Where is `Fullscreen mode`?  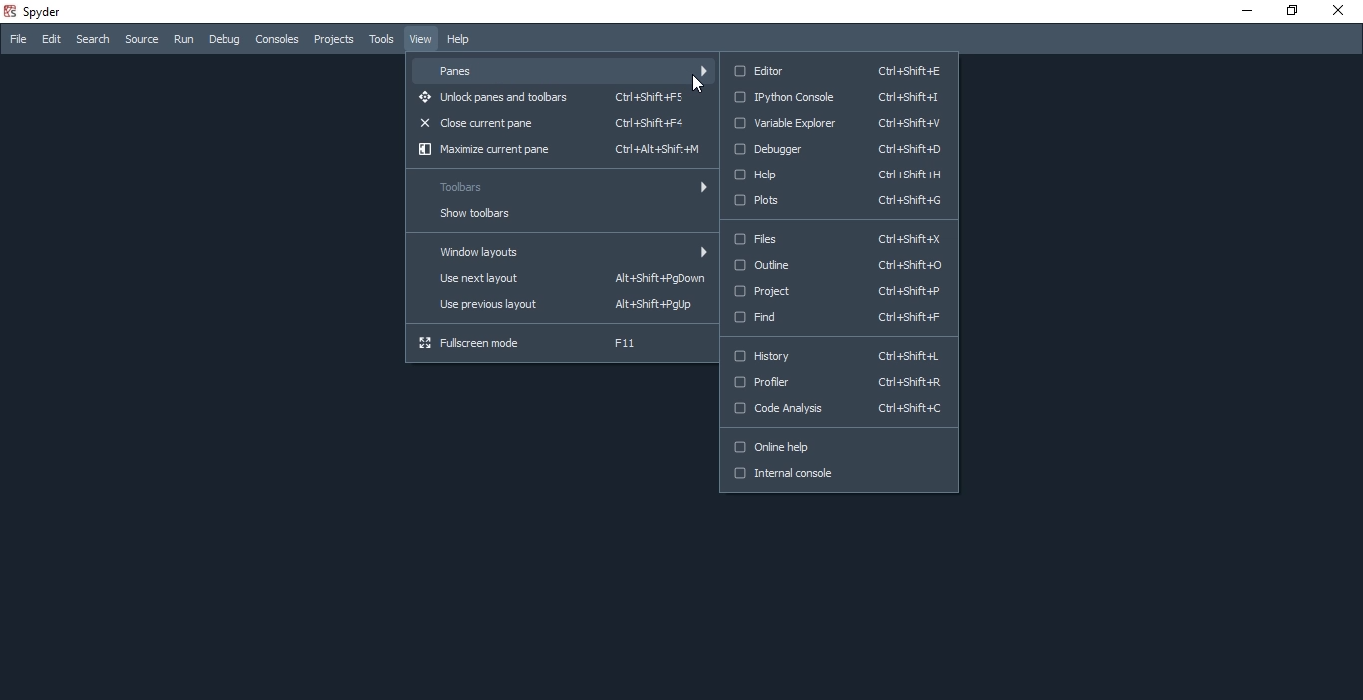
Fullscreen mode is located at coordinates (561, 344).